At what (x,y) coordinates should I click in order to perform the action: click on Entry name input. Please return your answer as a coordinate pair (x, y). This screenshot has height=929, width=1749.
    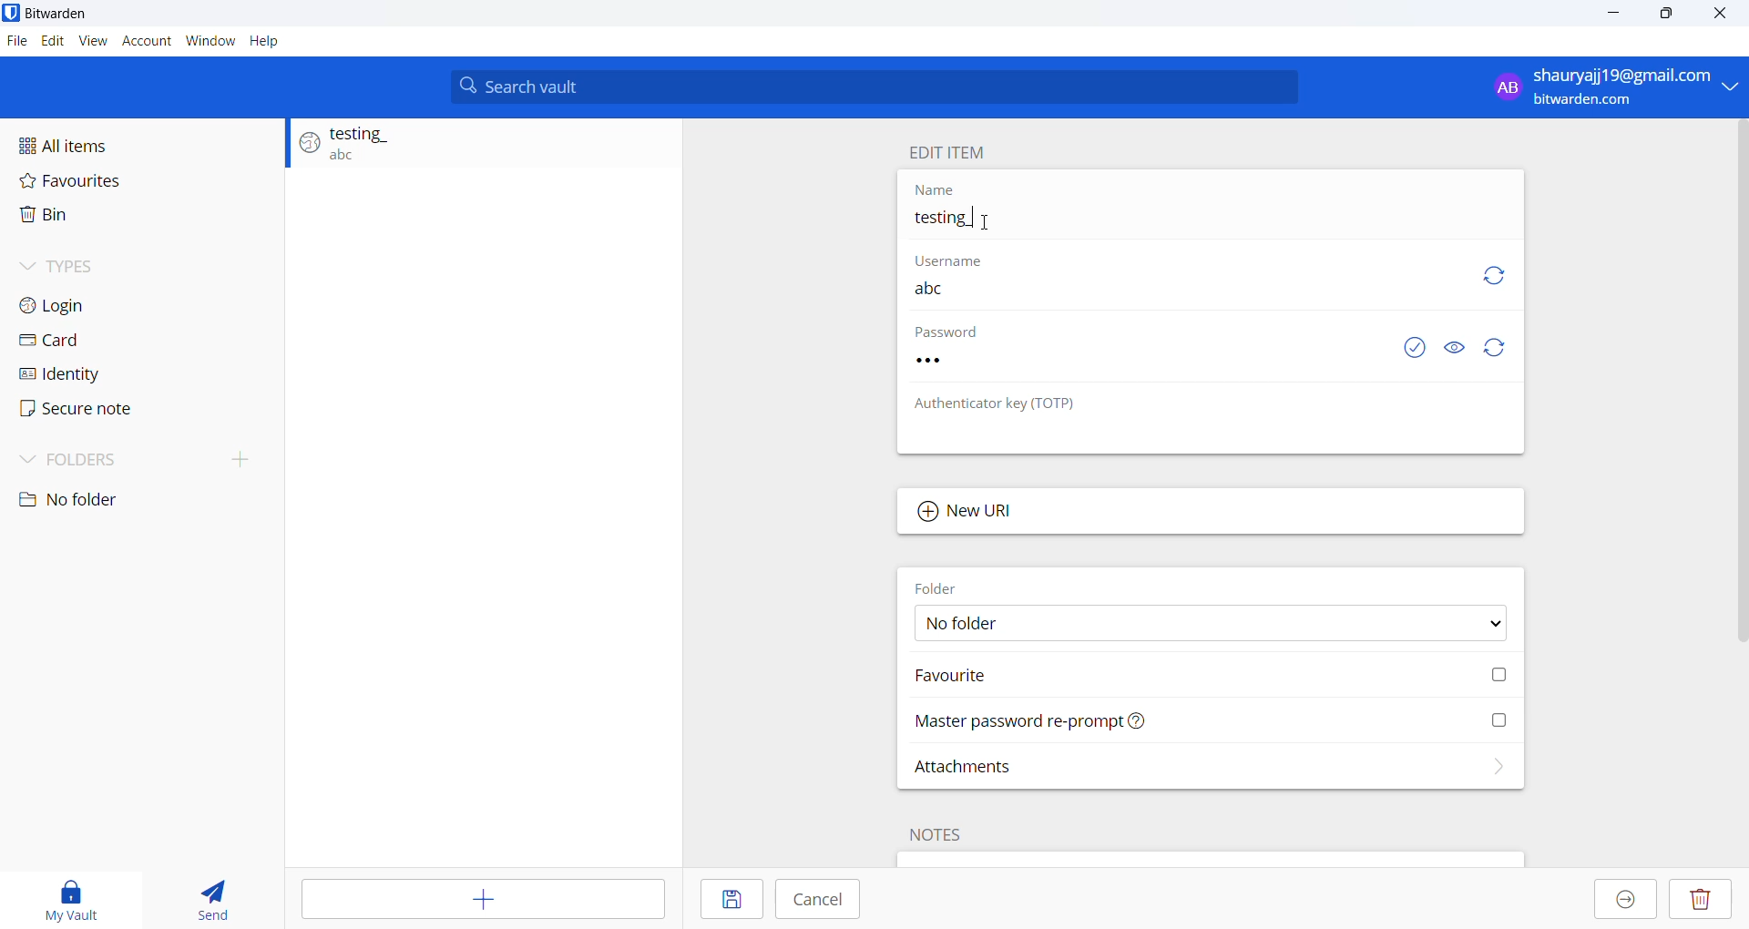
    Looking at the image, I should click on (1201, 220).